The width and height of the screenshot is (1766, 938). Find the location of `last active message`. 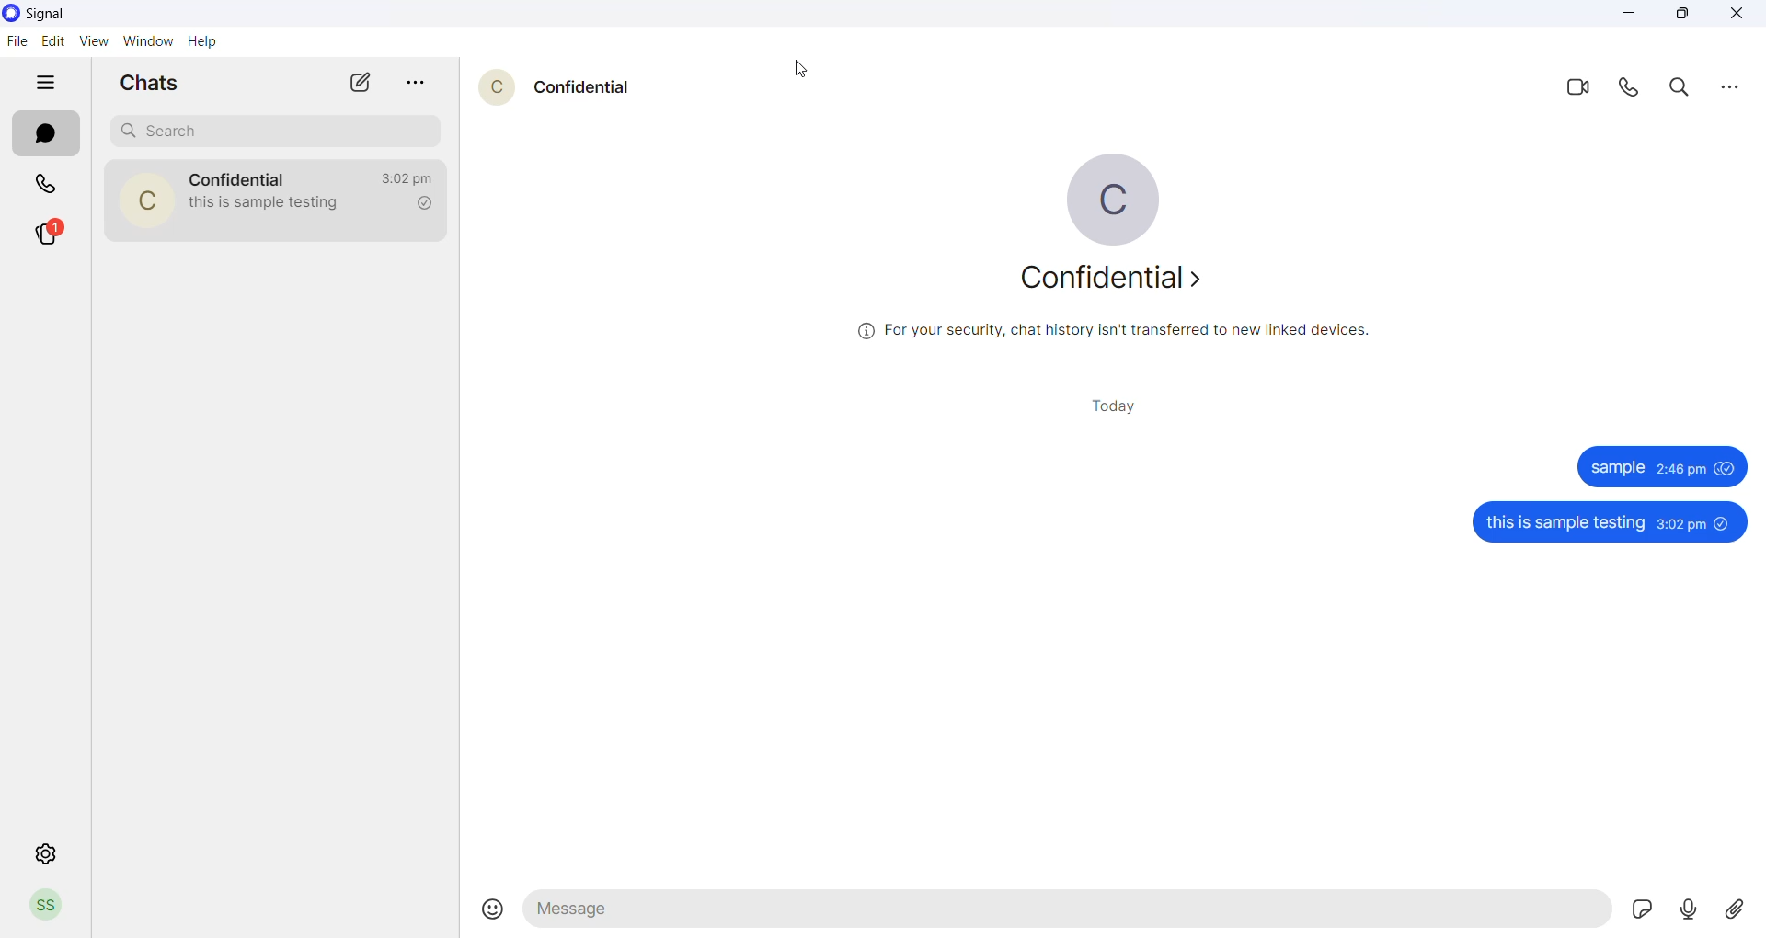

last active message is located at coordinates (404, 179).